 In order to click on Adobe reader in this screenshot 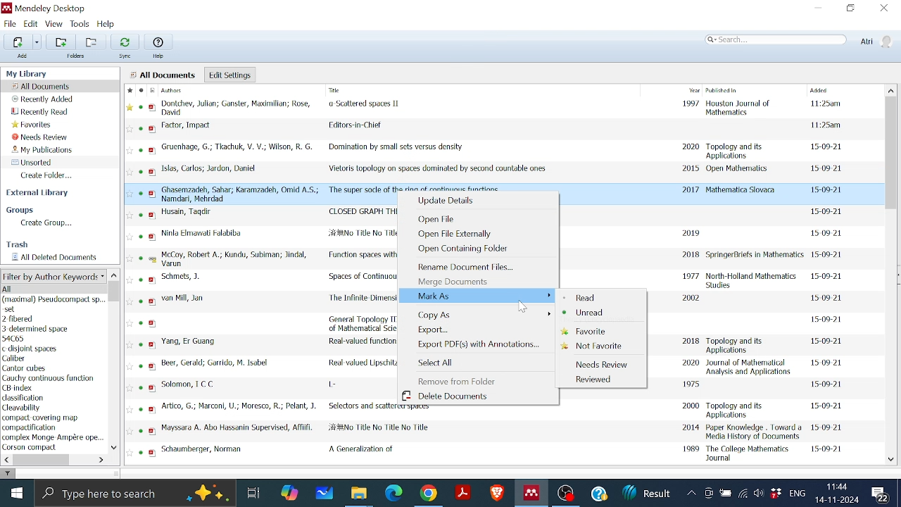, I will do `click(463, 493)`.